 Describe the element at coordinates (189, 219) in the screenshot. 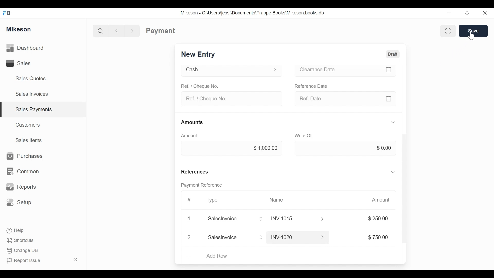

I see `Close` at that location.